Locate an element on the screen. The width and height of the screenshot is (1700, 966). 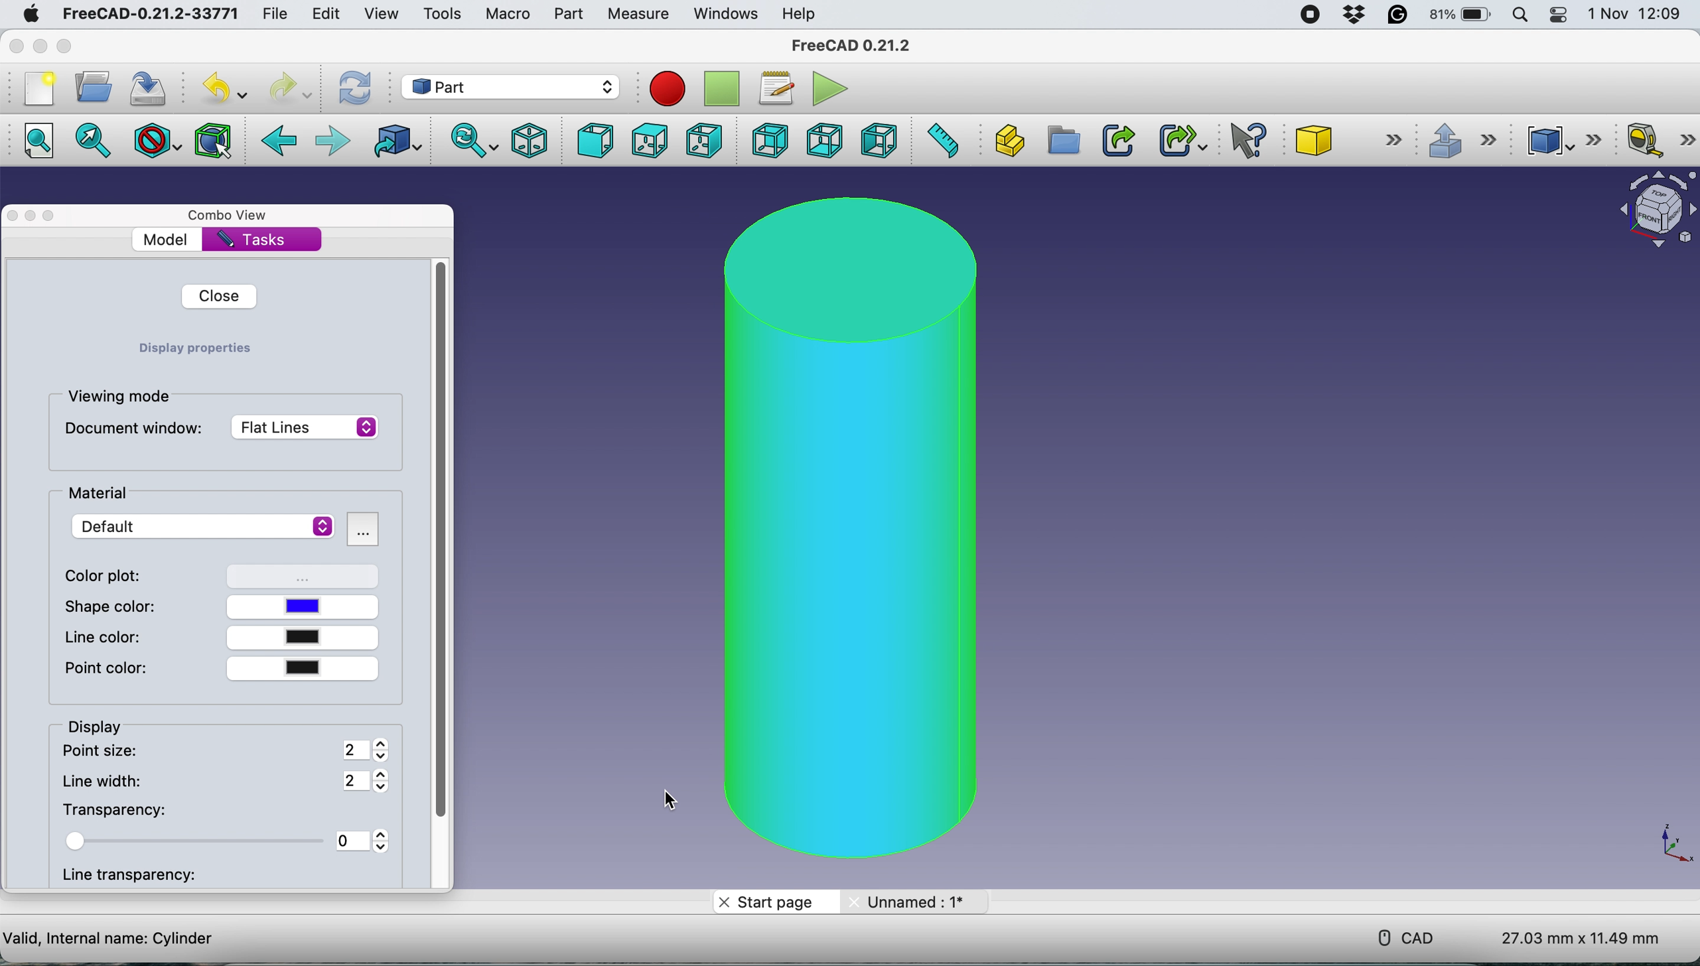
viewing mode is located at coordinates (121, 398).